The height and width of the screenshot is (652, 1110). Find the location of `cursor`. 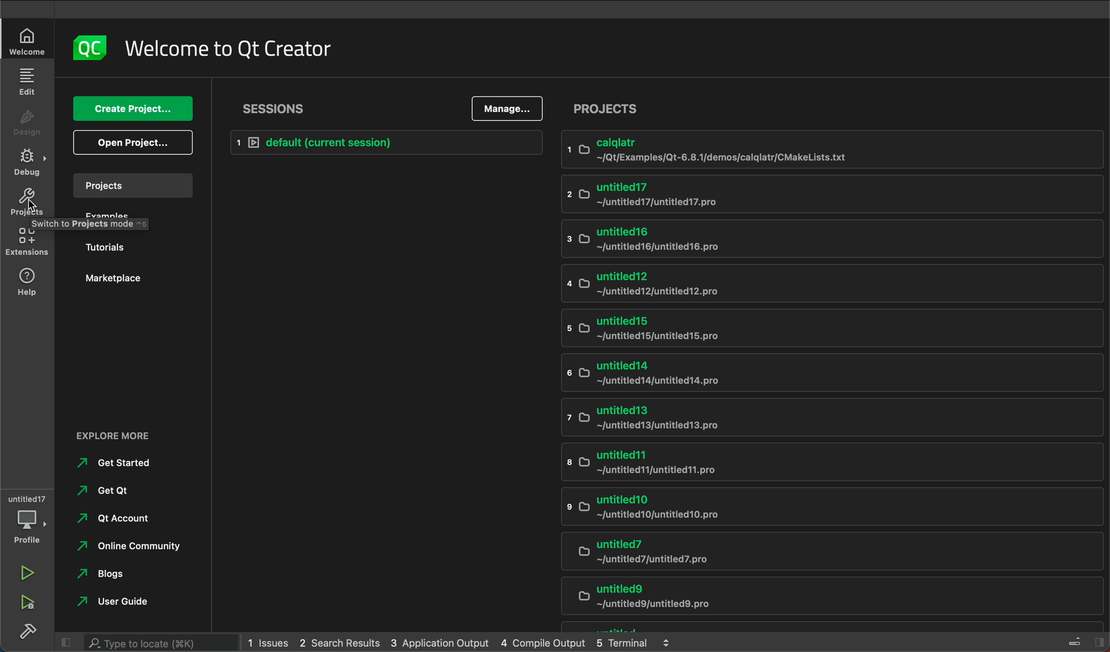

cursor is located at coordinates (31, 207).